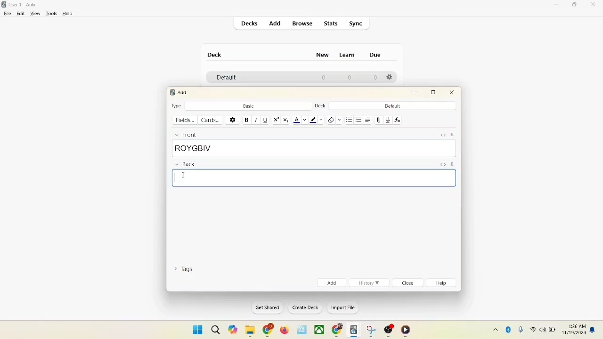 The height and width of the screenshot is (339, 603). I want to click on italics, so click(255, 120).